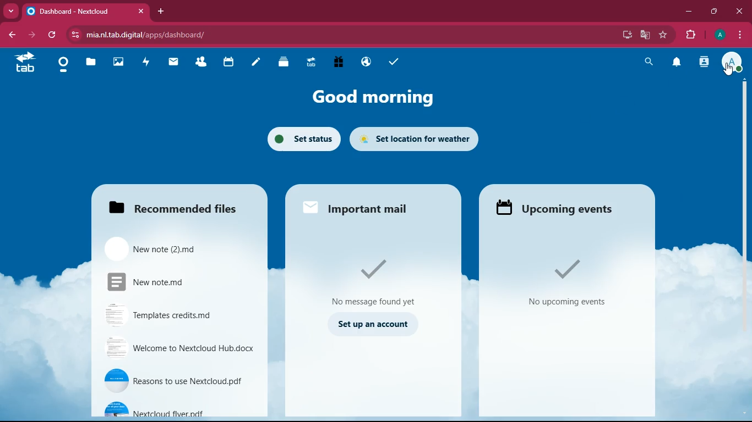 The width and height of the screenshot is (752, 422). What do you see at coordinates (181, 248) in the screenshot?
I see `New note (2)` at bounding box center [181, 248].